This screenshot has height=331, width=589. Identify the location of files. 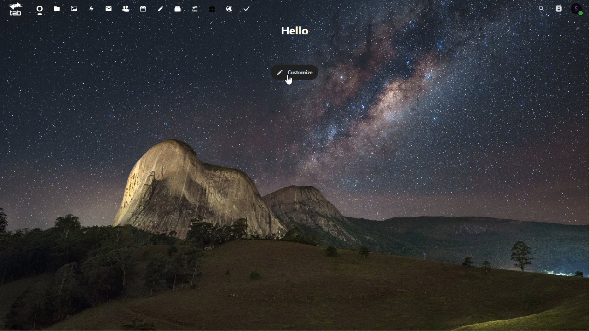
(57, 8).